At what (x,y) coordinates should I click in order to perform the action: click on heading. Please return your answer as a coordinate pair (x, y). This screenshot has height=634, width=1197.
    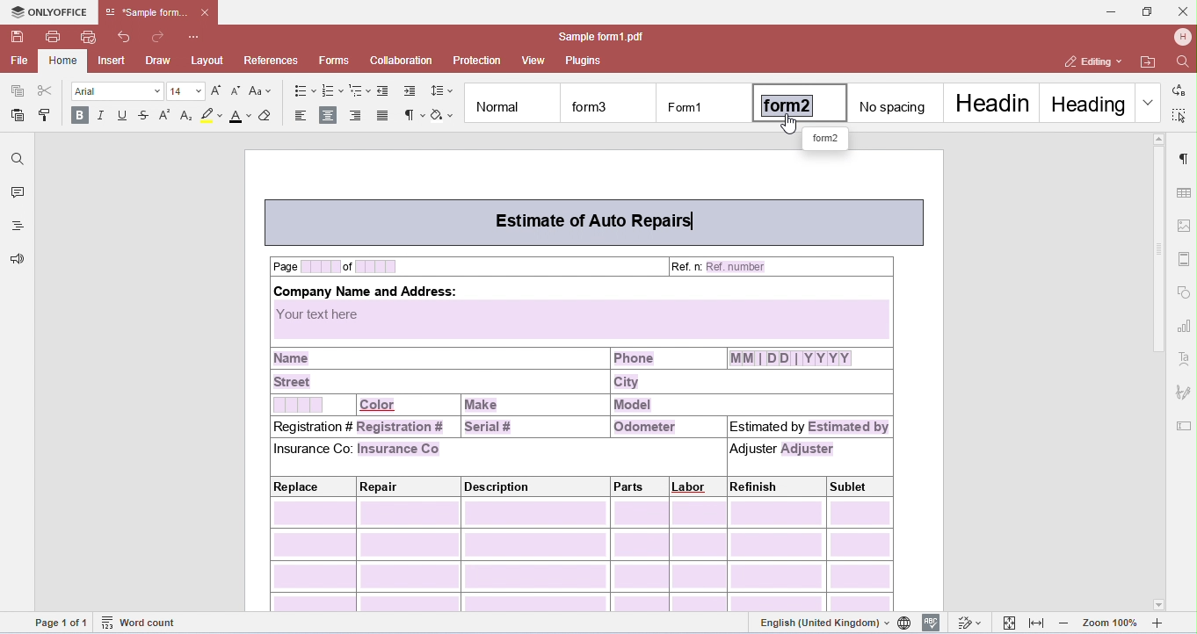
    Looking at the image, I should click on (993, 103).